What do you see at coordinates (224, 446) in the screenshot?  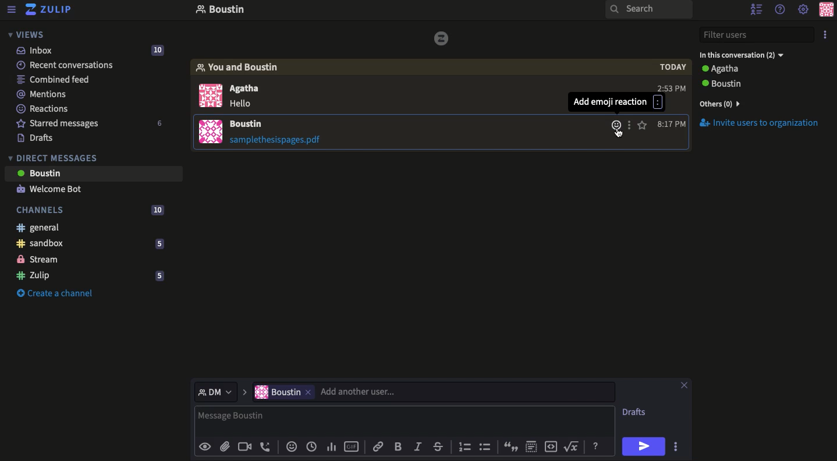 I see `Attachment` at bounding box center [224, 446].